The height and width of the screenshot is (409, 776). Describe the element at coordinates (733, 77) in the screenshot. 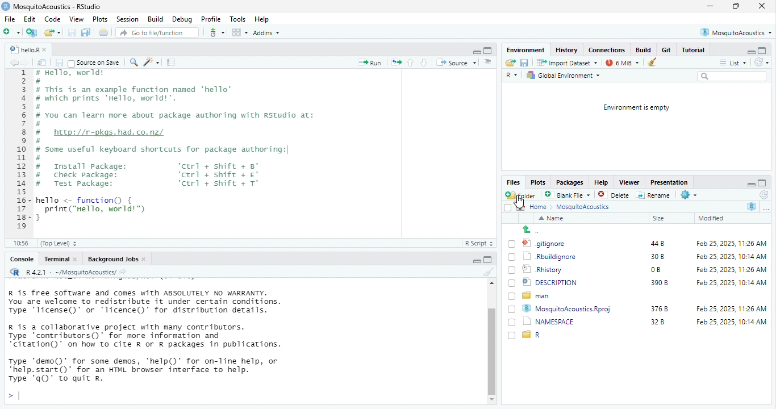

I see `search bar` at that location.